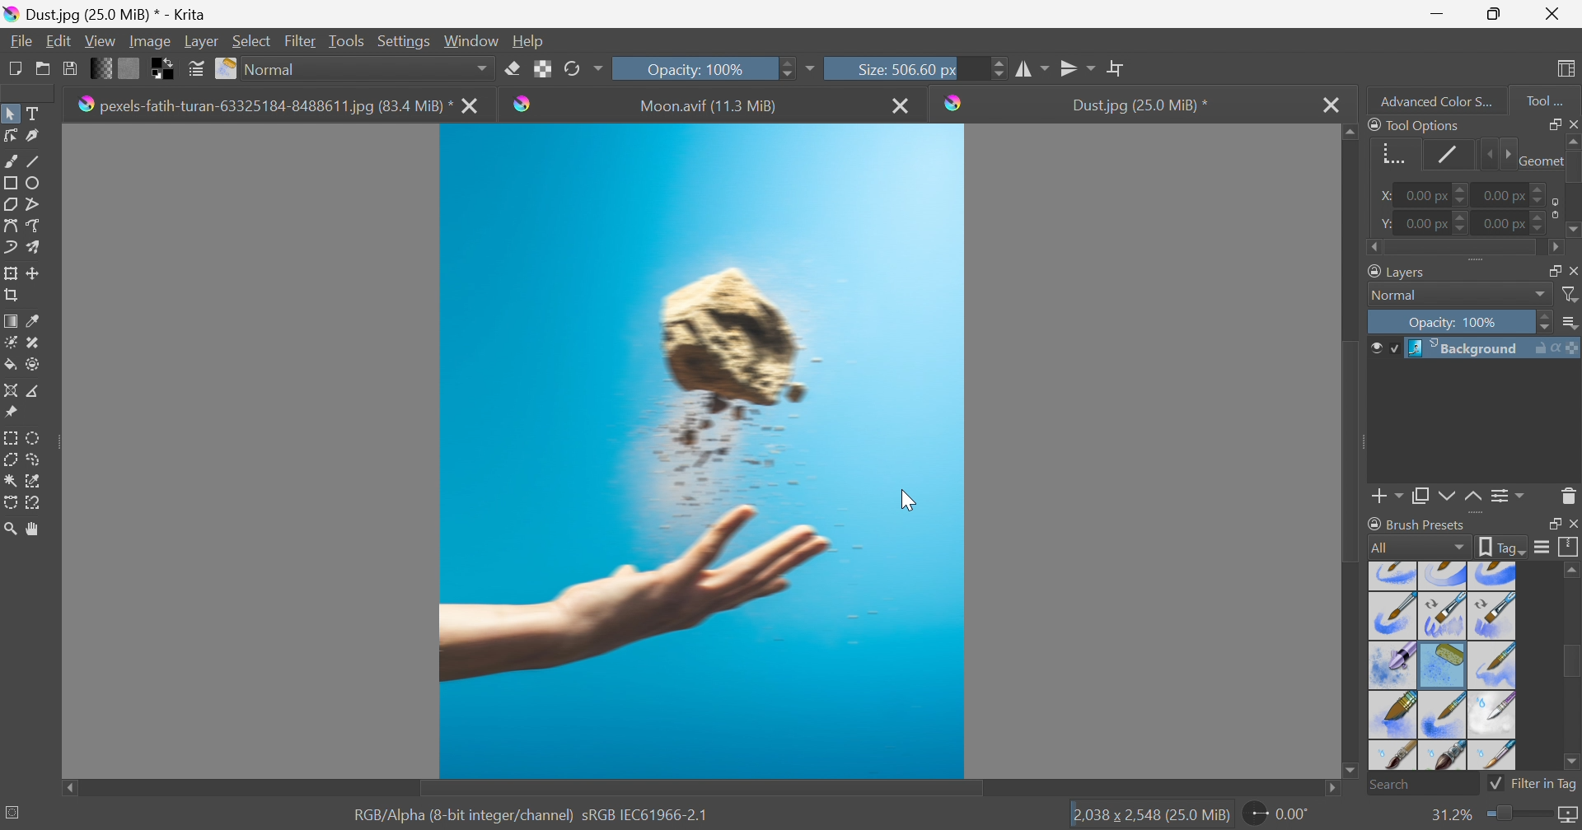 The height and width of the screenshot is (830, 1582). I want to click on Freehand path tool, so click(35, 226).